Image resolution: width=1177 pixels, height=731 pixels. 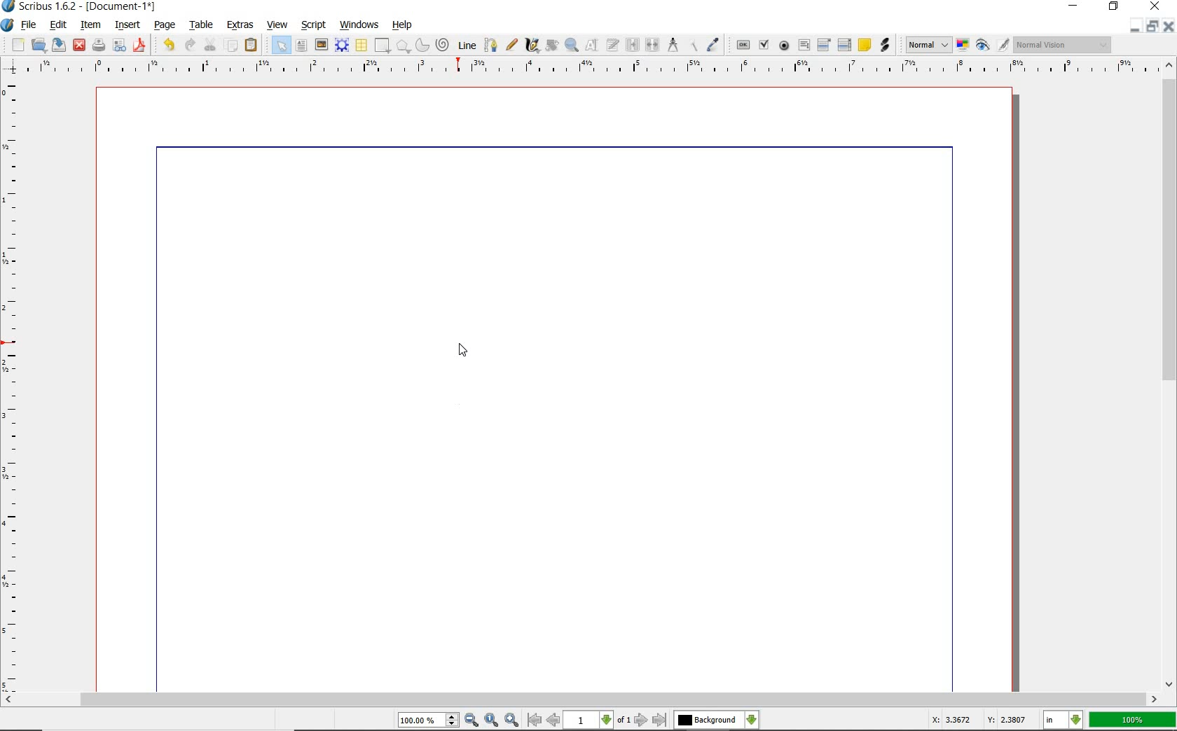 I want to click on line, so click(x=467, y=44).